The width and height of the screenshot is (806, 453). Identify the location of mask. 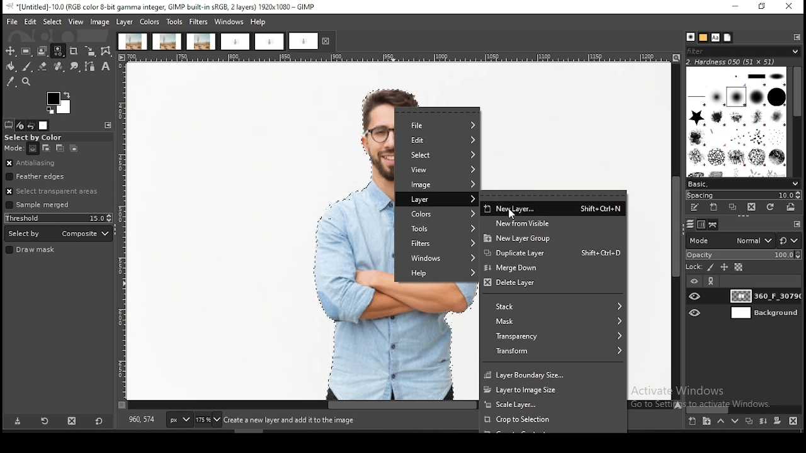
(553, 322).